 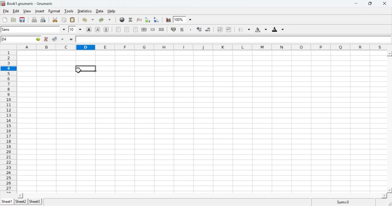 What do you see at coordinates (34, 29) in the screenshot?
I see `Font Style` at bounding box center [34, 29].